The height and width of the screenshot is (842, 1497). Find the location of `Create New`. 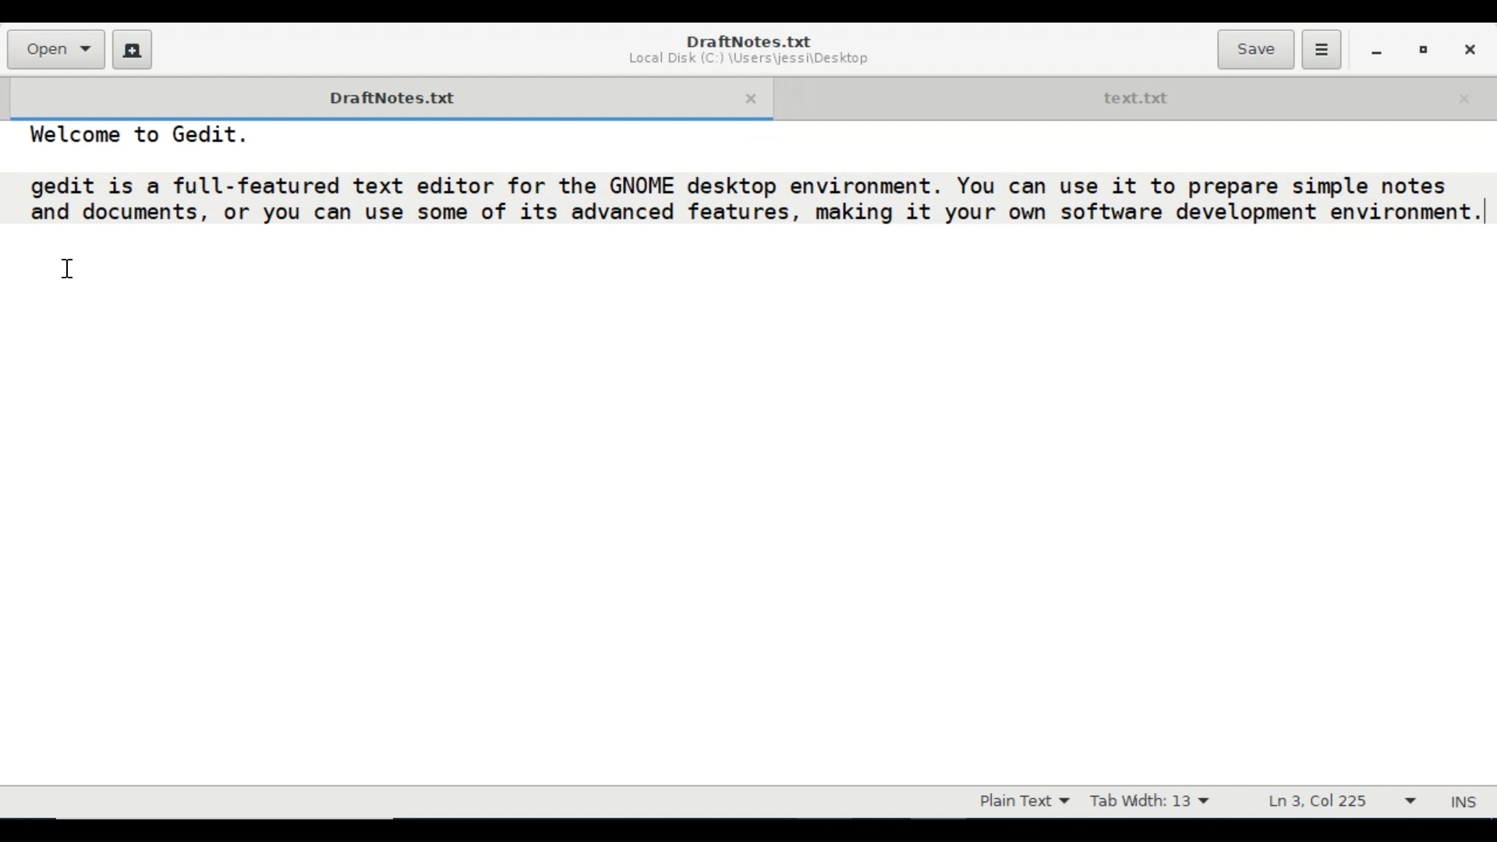

Create New is located at coordinates (133, 49).